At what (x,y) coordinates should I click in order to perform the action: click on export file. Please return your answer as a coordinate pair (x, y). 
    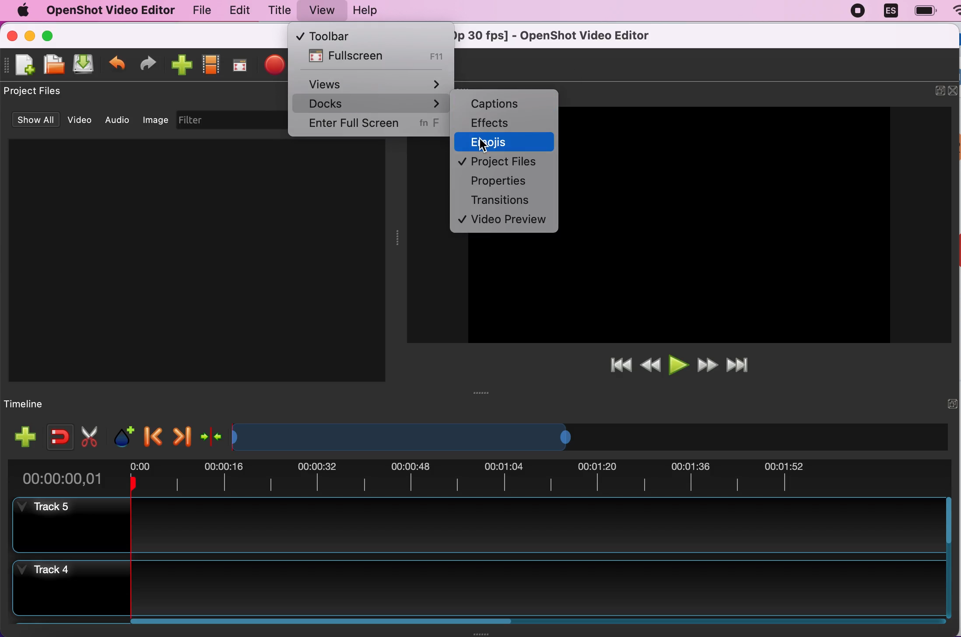
    Looking at the image, I should click on (275, 66).